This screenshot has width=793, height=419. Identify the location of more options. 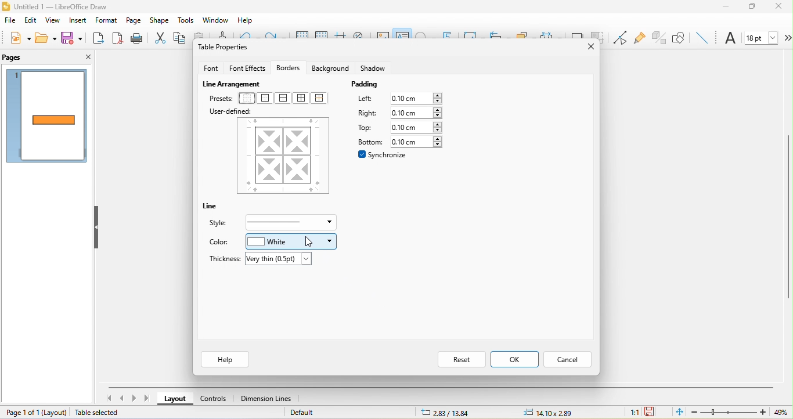
(788, 38).